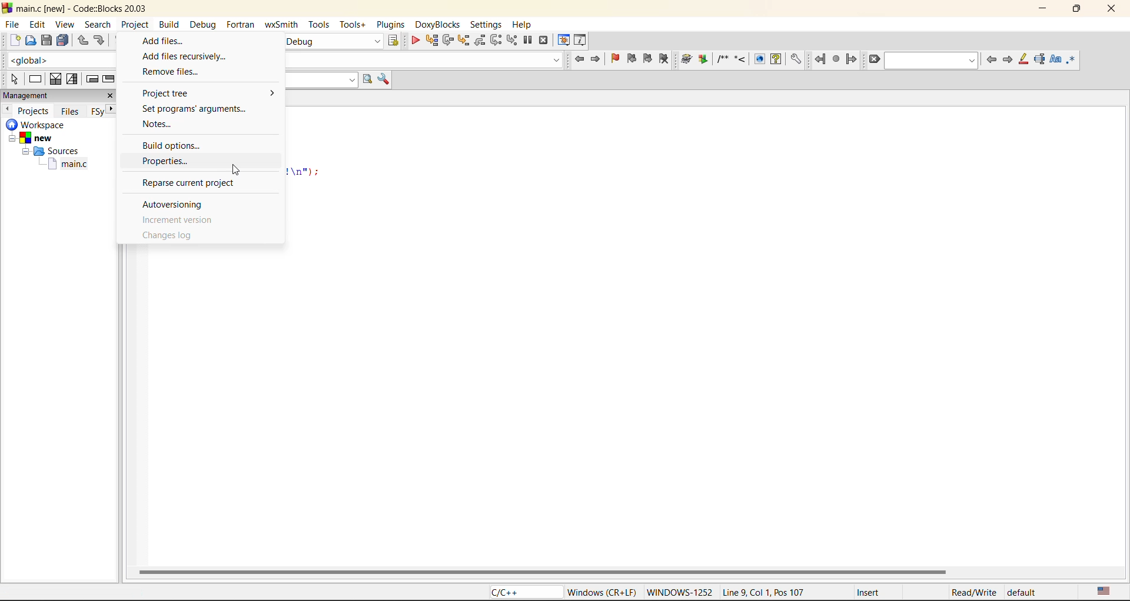 The height and width of the screenshot is (601, 1130). What do you see at coordinates (649, 60) in the screenshot?
I see `next bookmark` at bounding box center [649, 60].